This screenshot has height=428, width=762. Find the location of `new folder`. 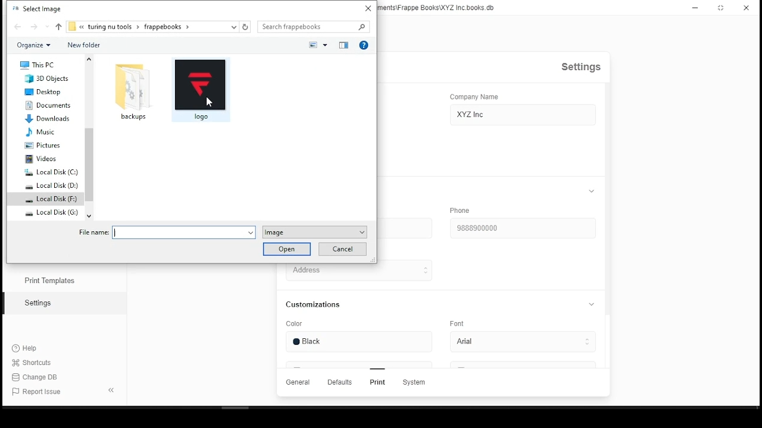

new folder is located at coordinates (85, 45).